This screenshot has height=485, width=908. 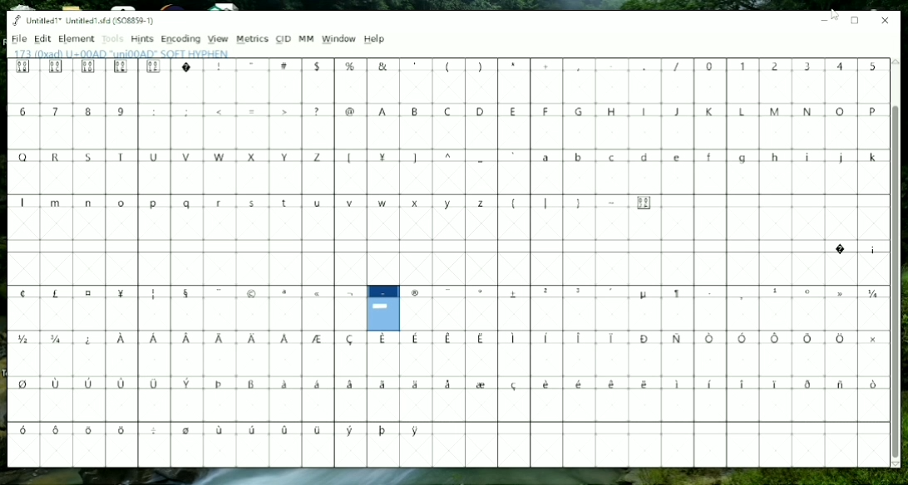 What do you see at coordinates (466, 158) in the screenshot?
I see `Symbols` at bounding box center [466, 158].